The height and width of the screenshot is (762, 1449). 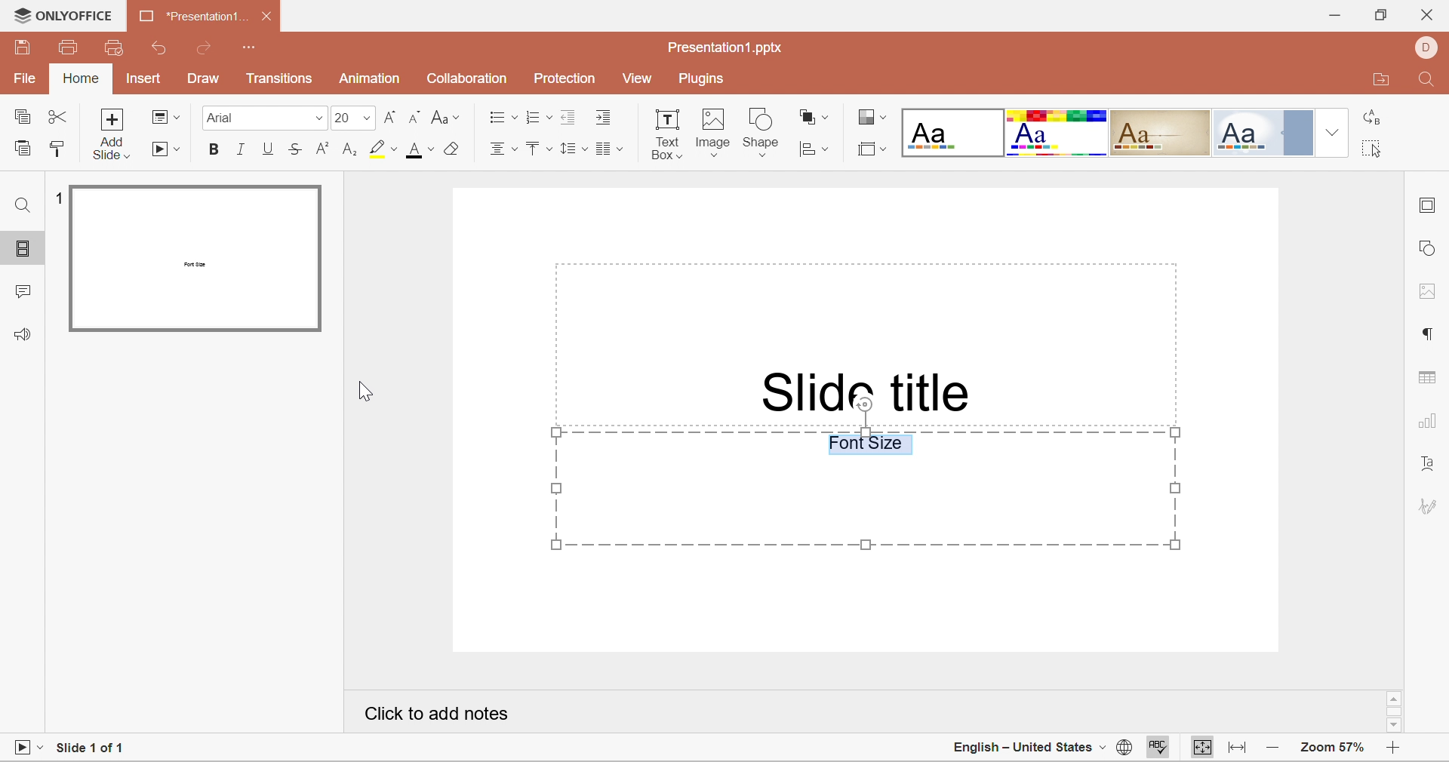 I want to click on Close, so click(x=270, y=19).